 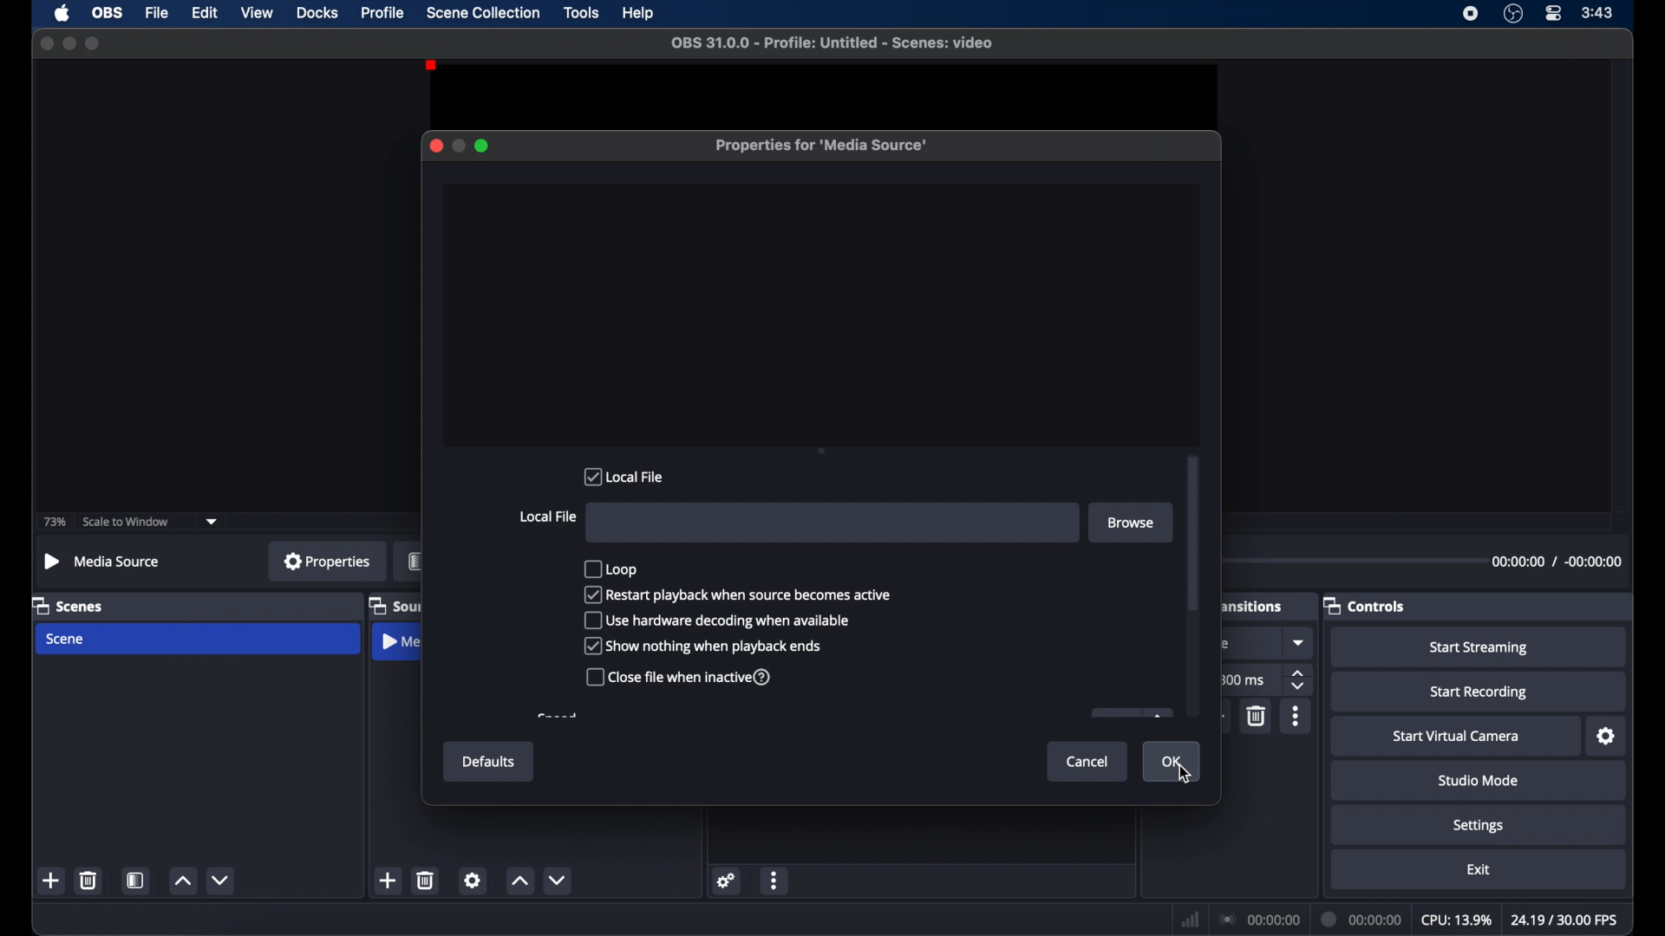 I want to click on settings, so click(x=472, y=880).